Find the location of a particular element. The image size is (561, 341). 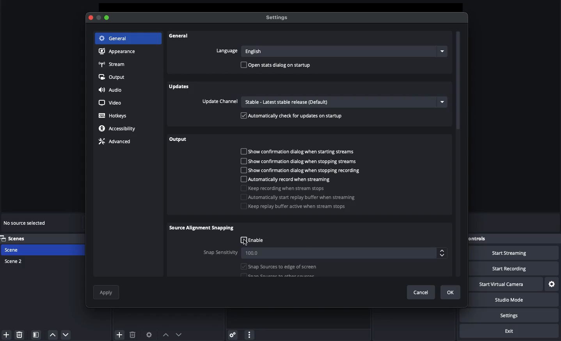

Advanced is located at coordinates (117, 142).